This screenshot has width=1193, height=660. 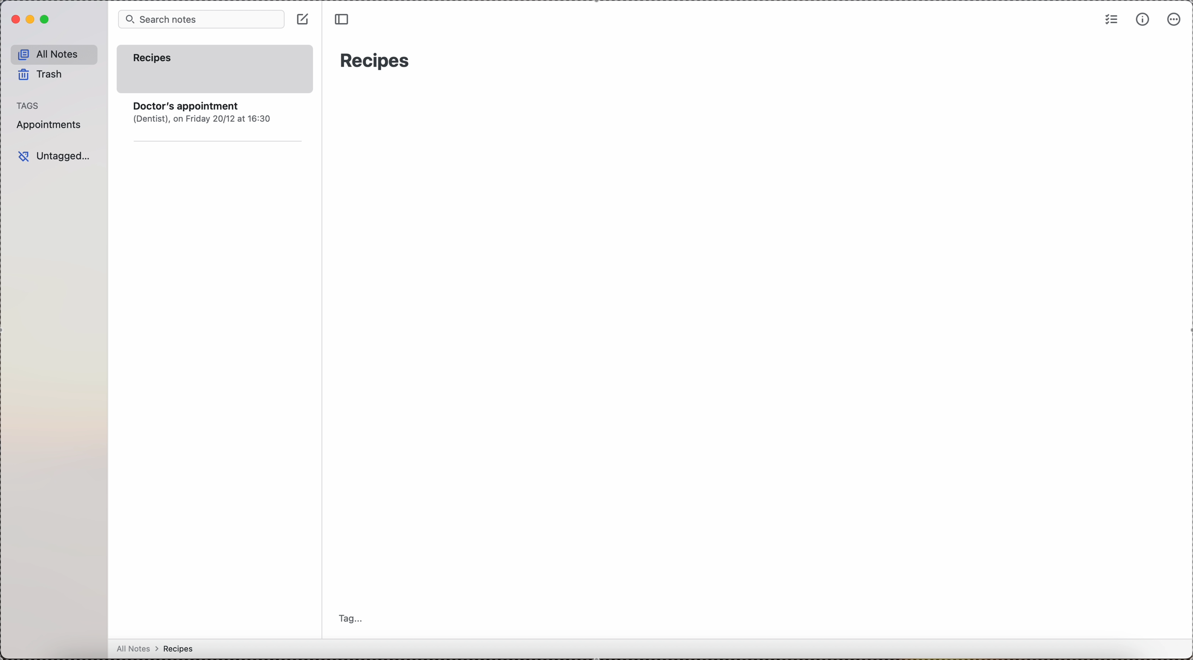 What do you see at coordinates (355, 618) in the screenshot?
I see `tag` at bounding box center [355, 618].